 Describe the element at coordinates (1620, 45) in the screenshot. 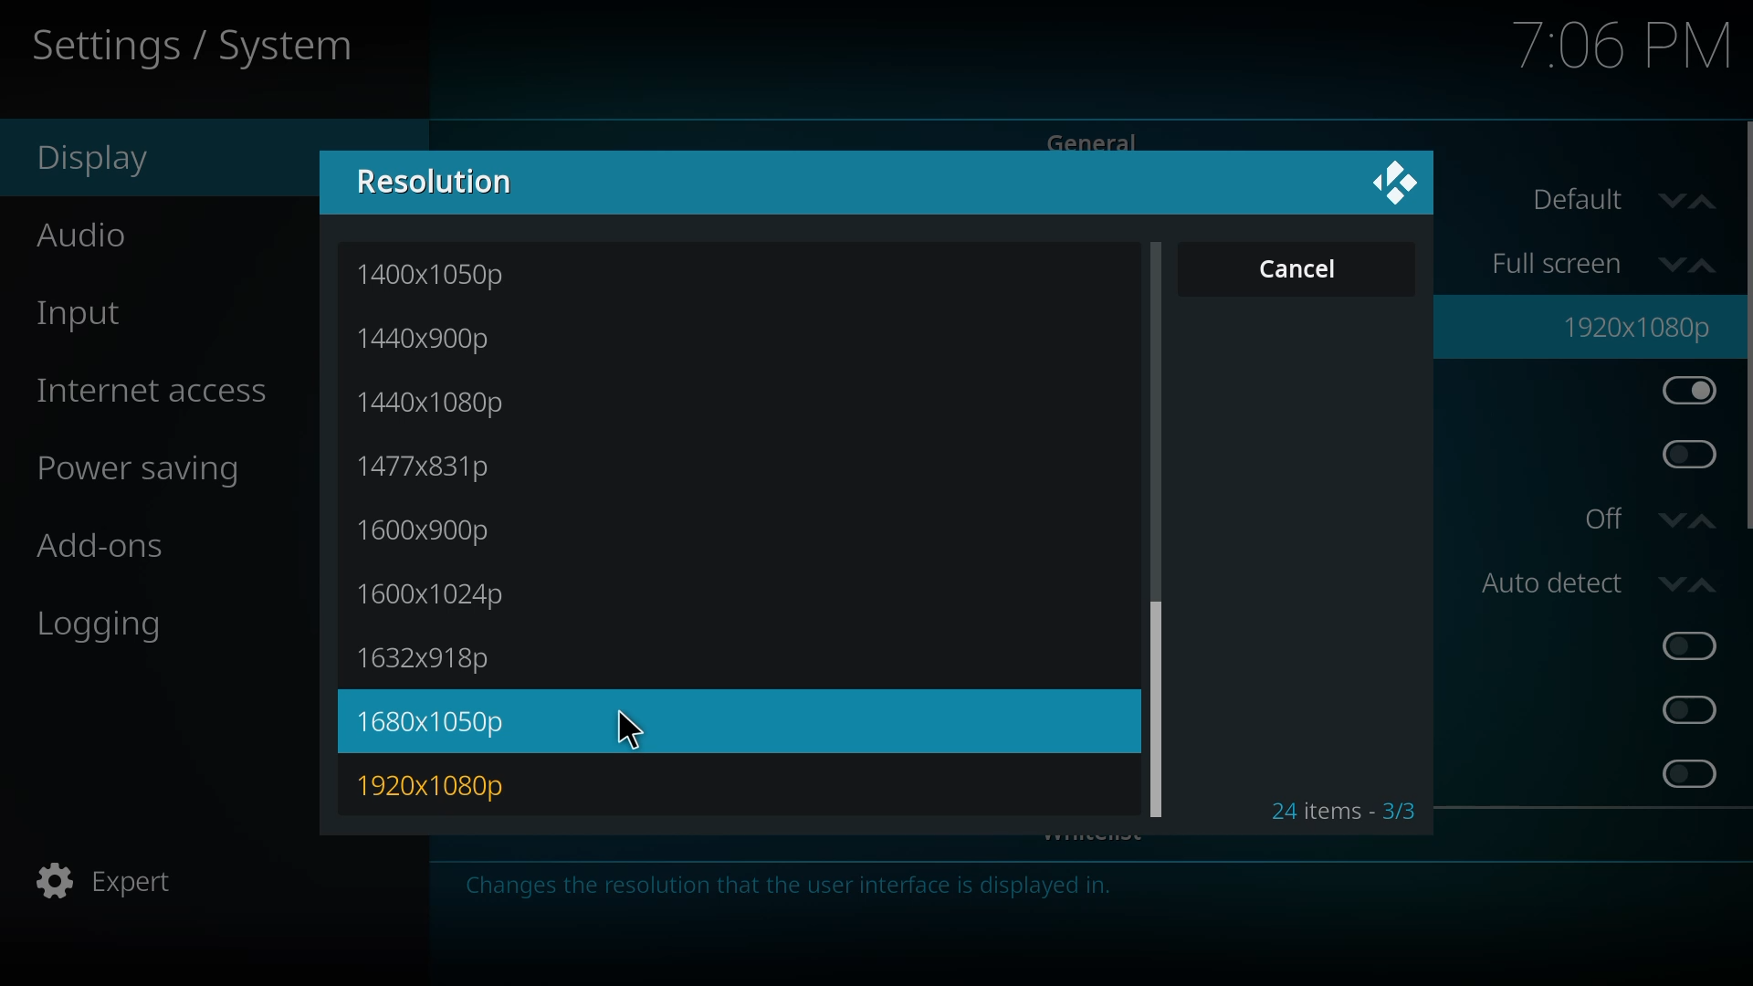

I see `time` at that location.